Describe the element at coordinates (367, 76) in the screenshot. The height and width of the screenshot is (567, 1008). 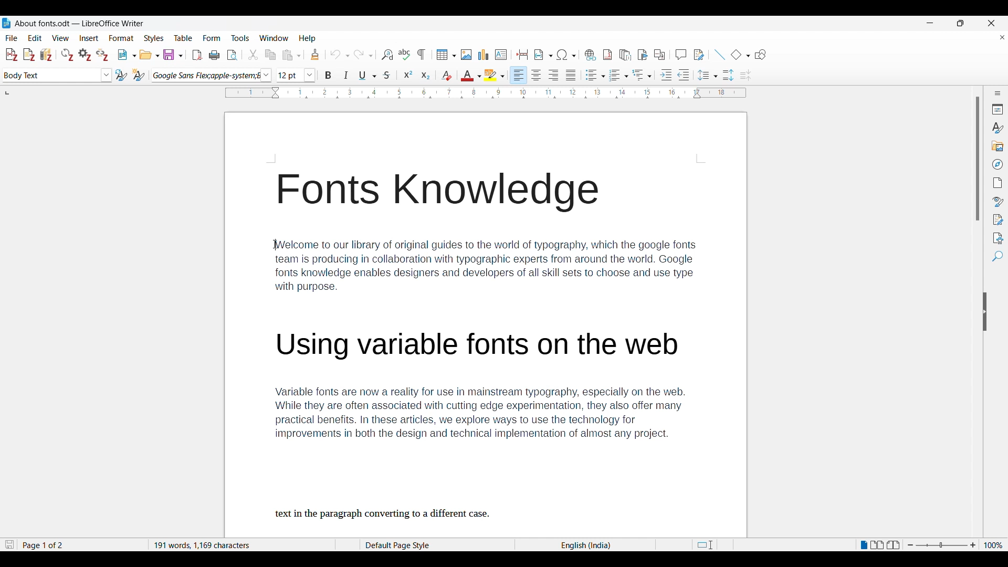
I see `Underline options` at that location.